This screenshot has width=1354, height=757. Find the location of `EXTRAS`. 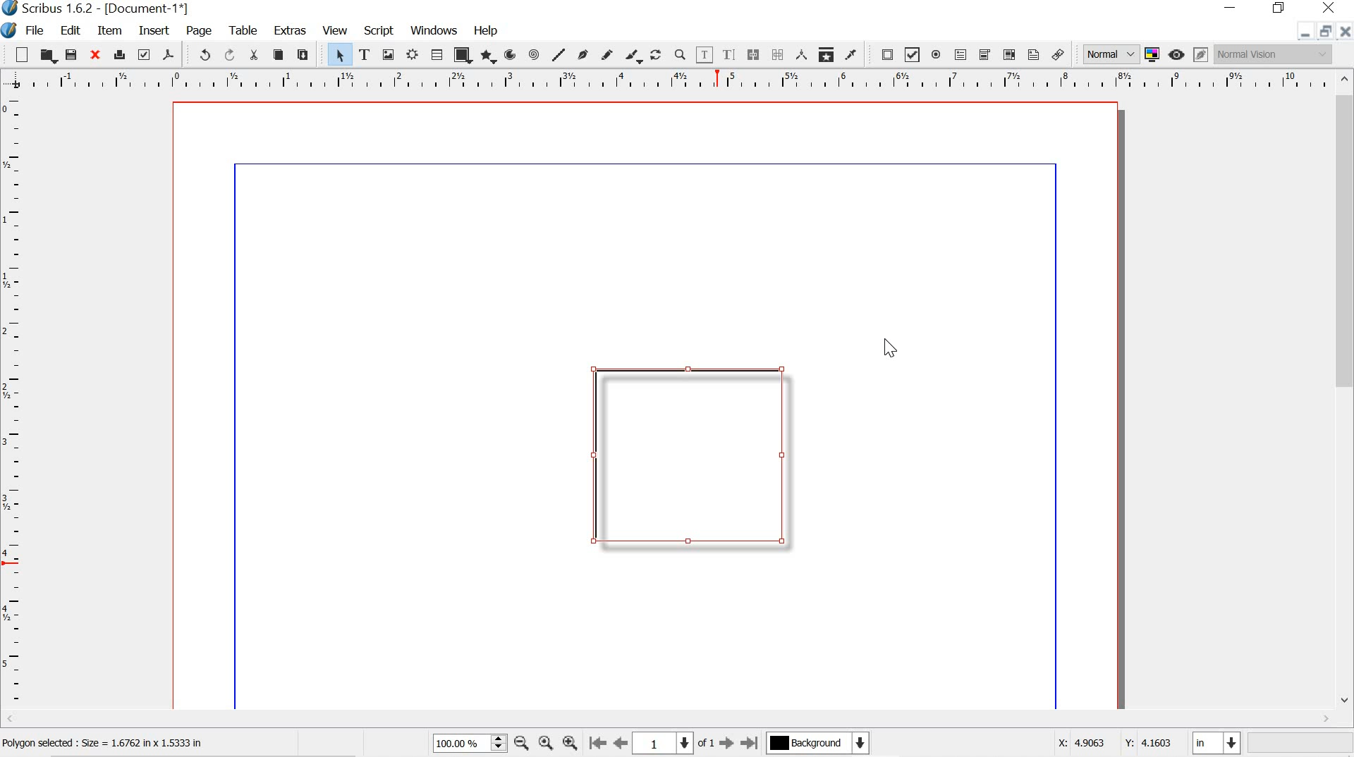

EXTRAS is located at coordinates (289, 32).